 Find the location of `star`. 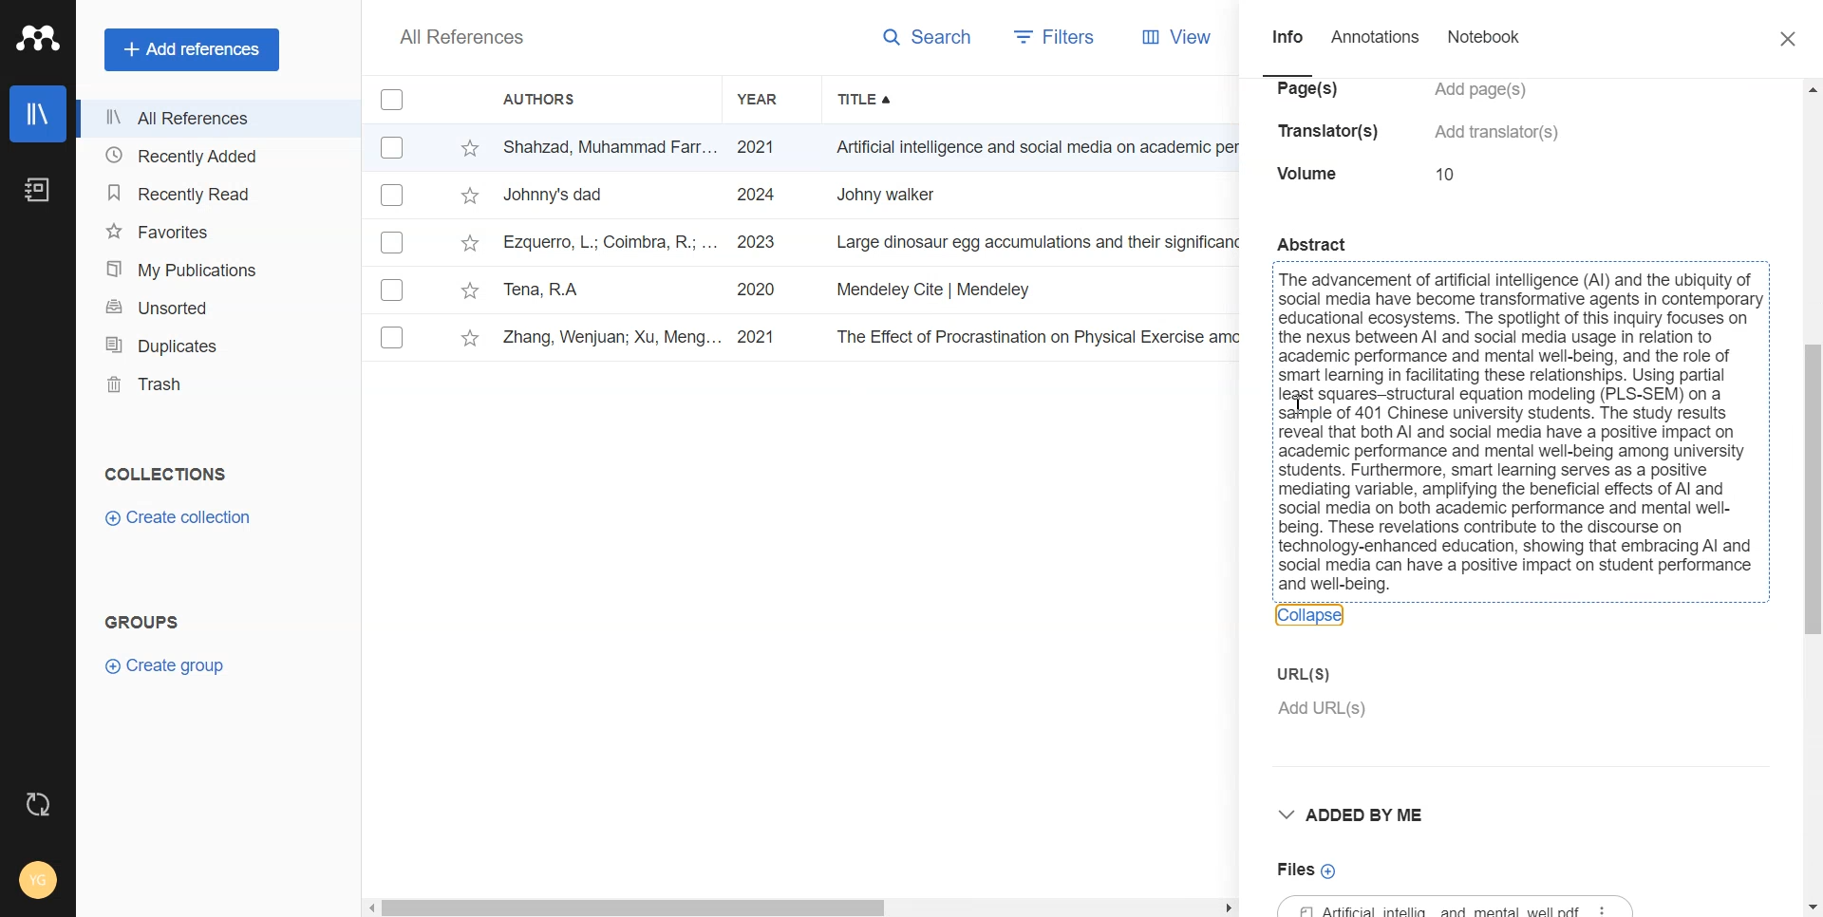

star is located at coordinates (470, 195).